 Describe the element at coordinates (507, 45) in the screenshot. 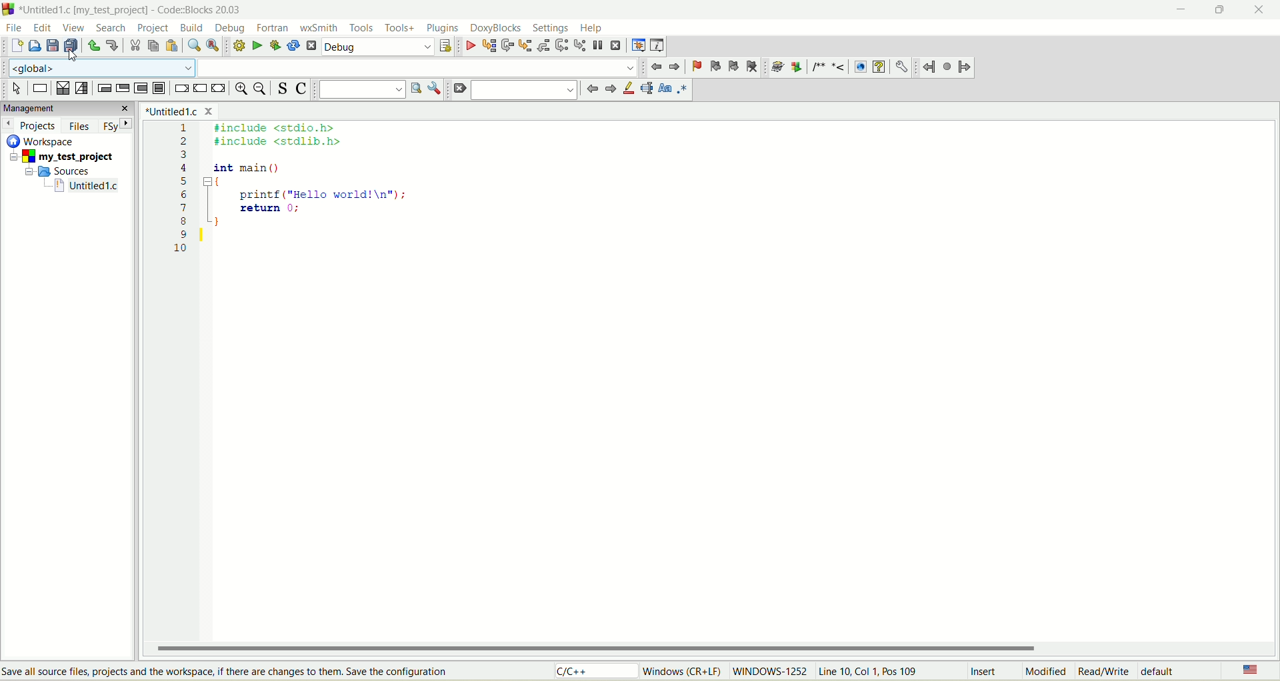

I see `next line` at that location.